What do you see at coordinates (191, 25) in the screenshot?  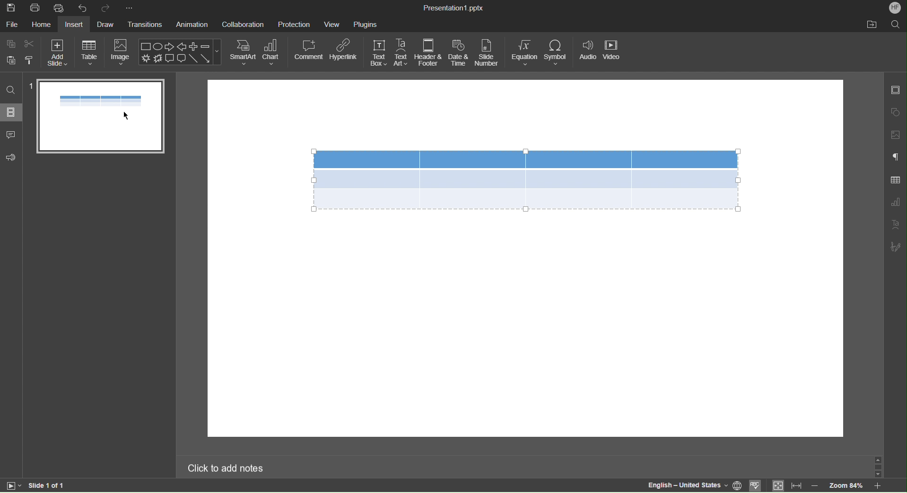 I see `Animation` at bounding box center [191, 25].